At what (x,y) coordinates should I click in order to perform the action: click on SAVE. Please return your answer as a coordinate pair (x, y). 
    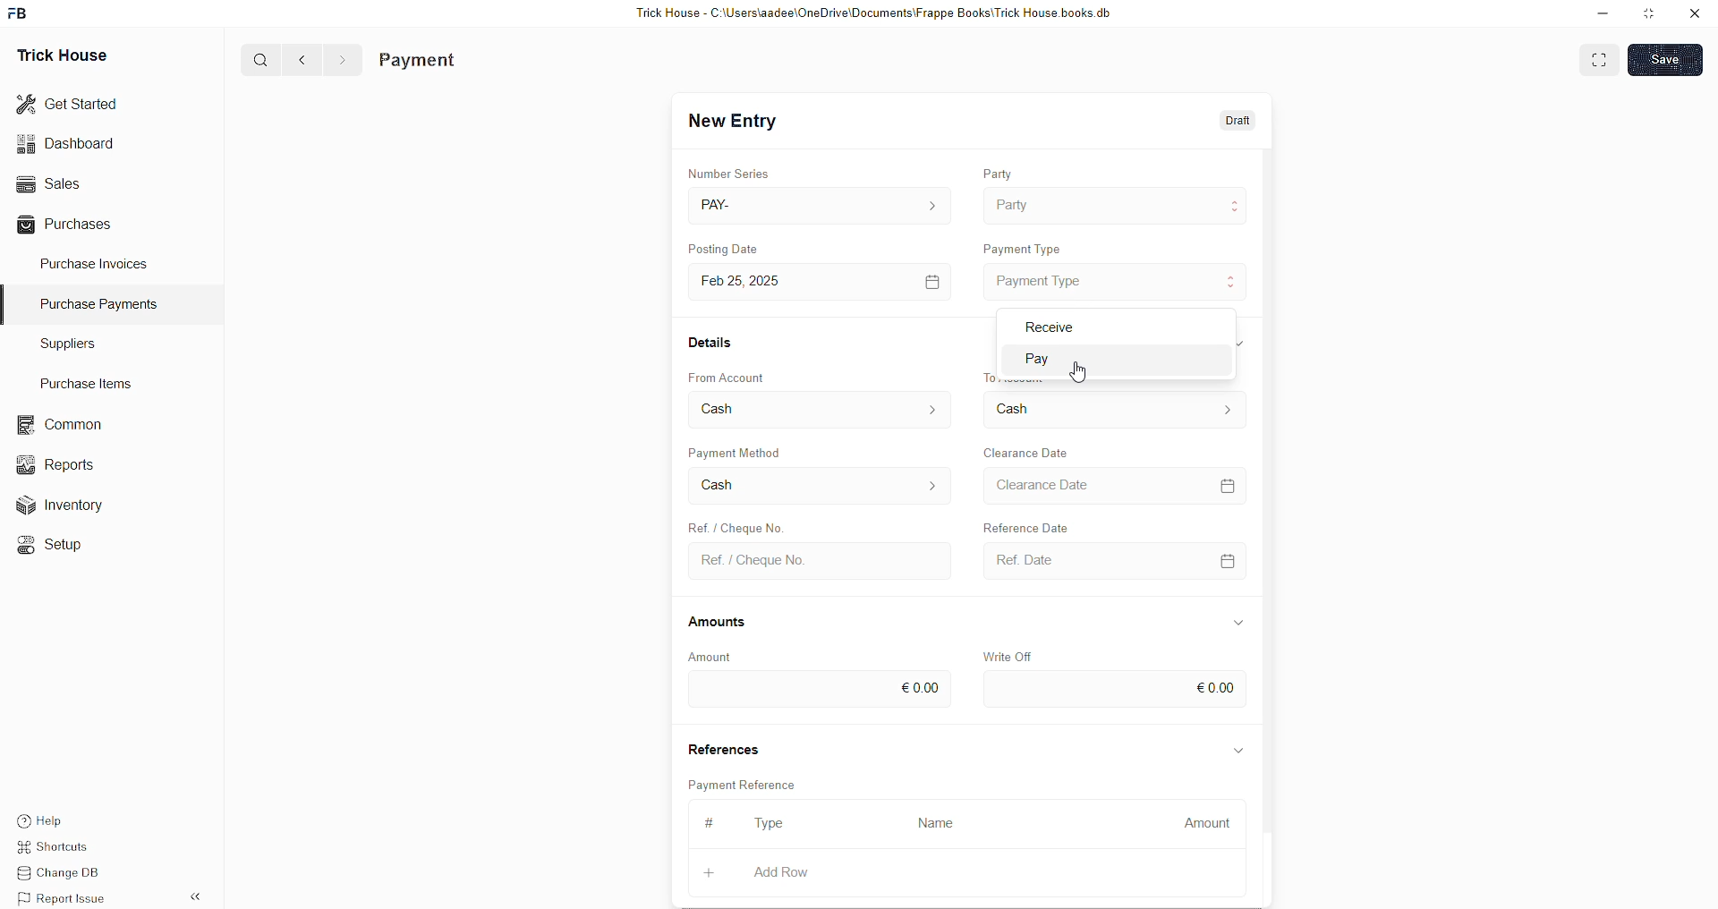
    Looking at the image, I should click on (1670, 58).